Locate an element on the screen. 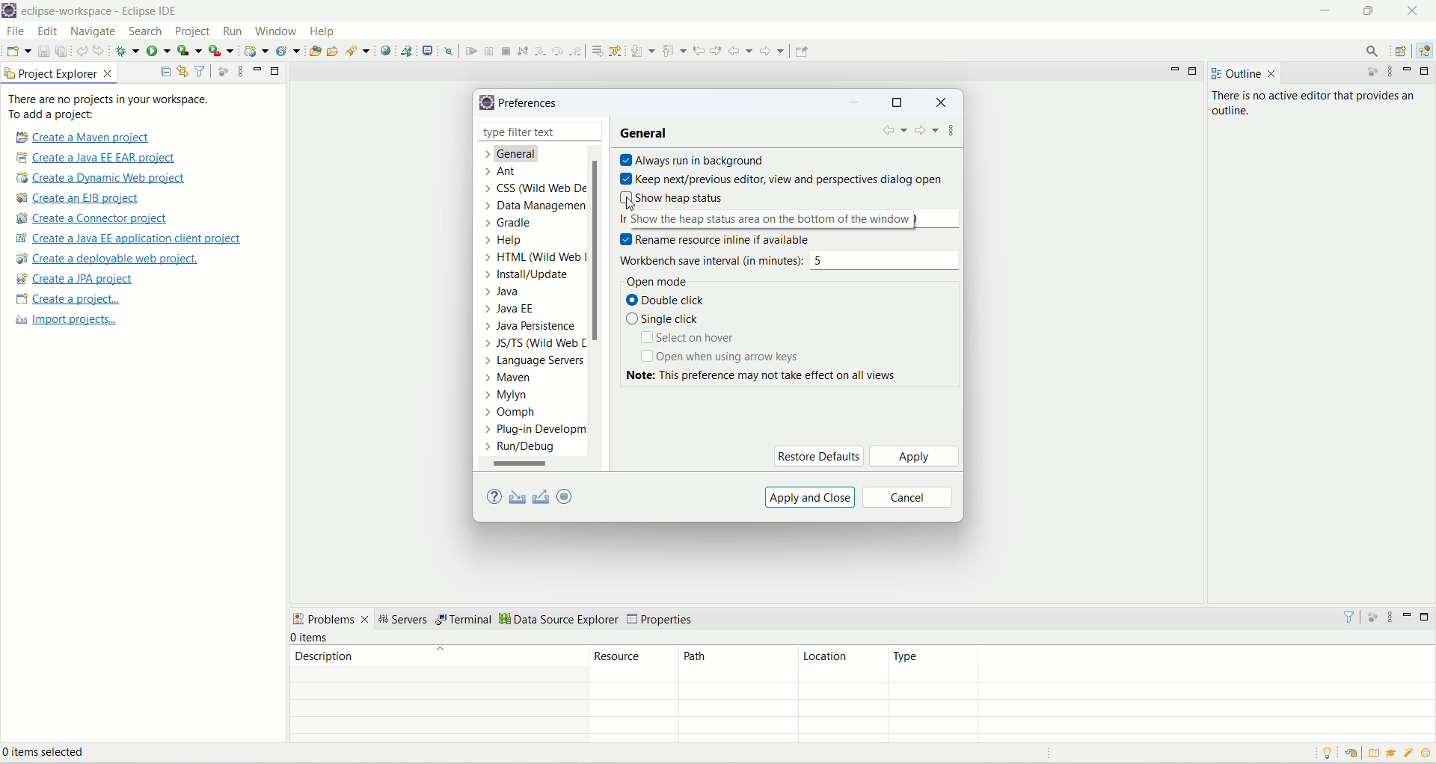 This screenshot has height=764, width=1436. maximize is located at coordinates (897, 104).